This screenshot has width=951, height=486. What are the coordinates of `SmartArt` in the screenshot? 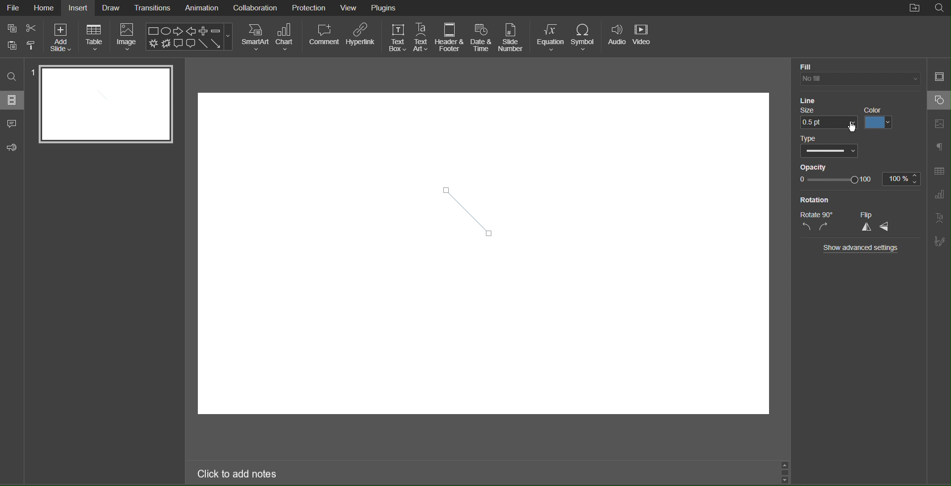 It's located at (255, 37).